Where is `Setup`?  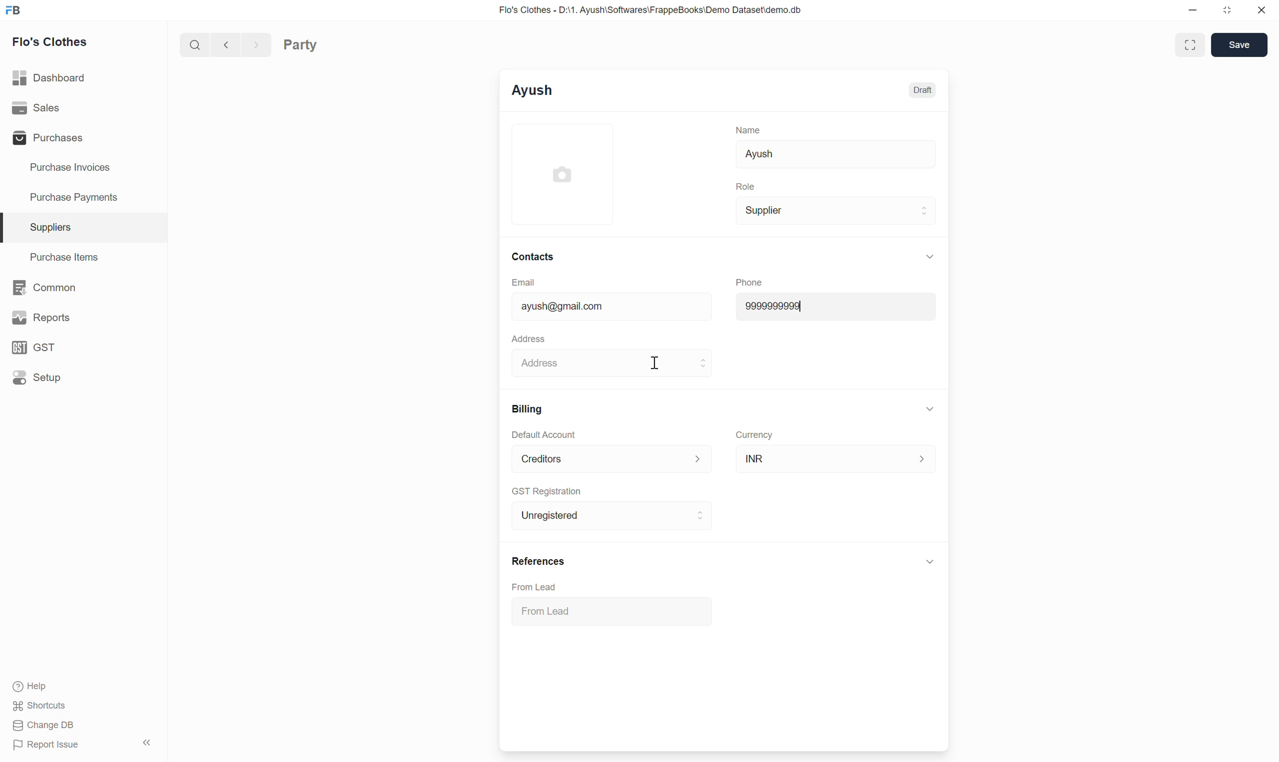
Setup is located at coordinates (83, 377).